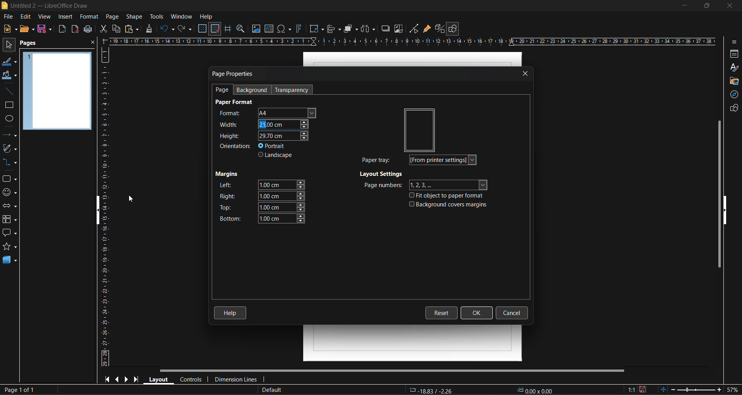  I want to click on width, so click(264, 124).